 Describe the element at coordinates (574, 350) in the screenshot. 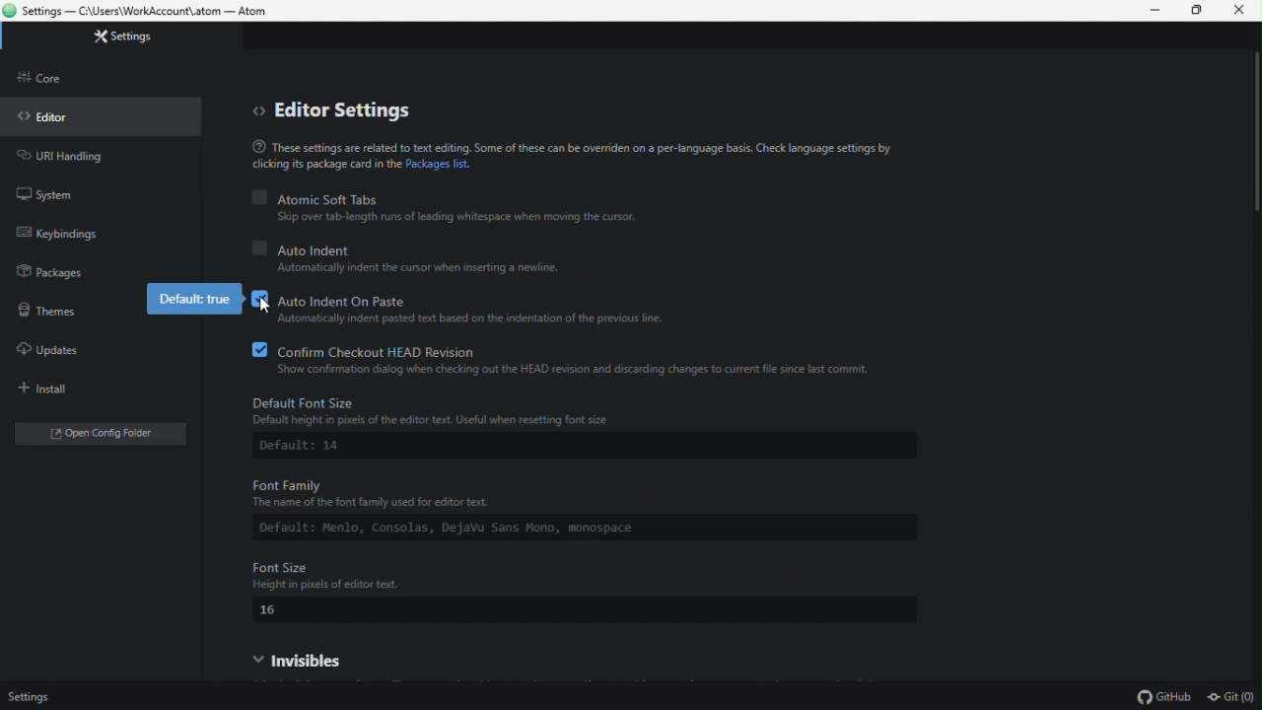

I see `Confirm check out head revision` at that location.